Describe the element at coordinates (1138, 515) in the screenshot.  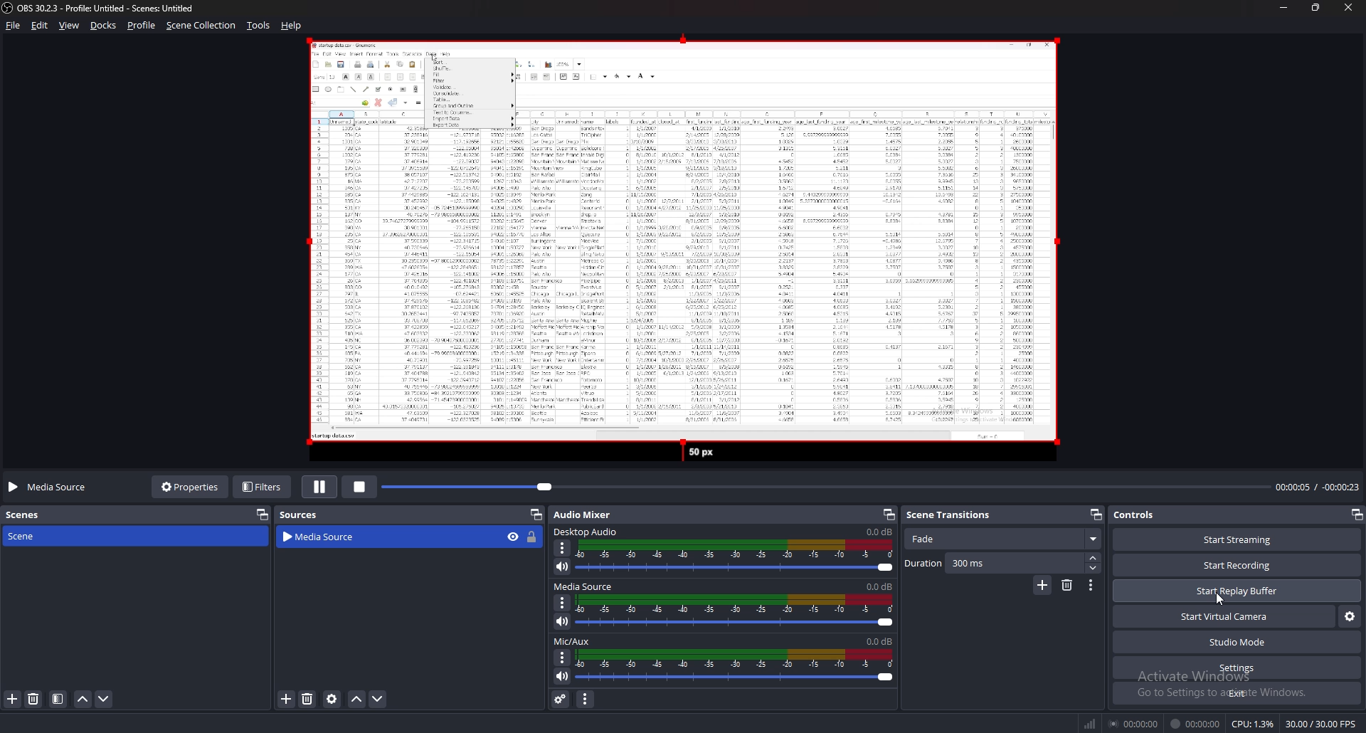
I see `controls` at that location.